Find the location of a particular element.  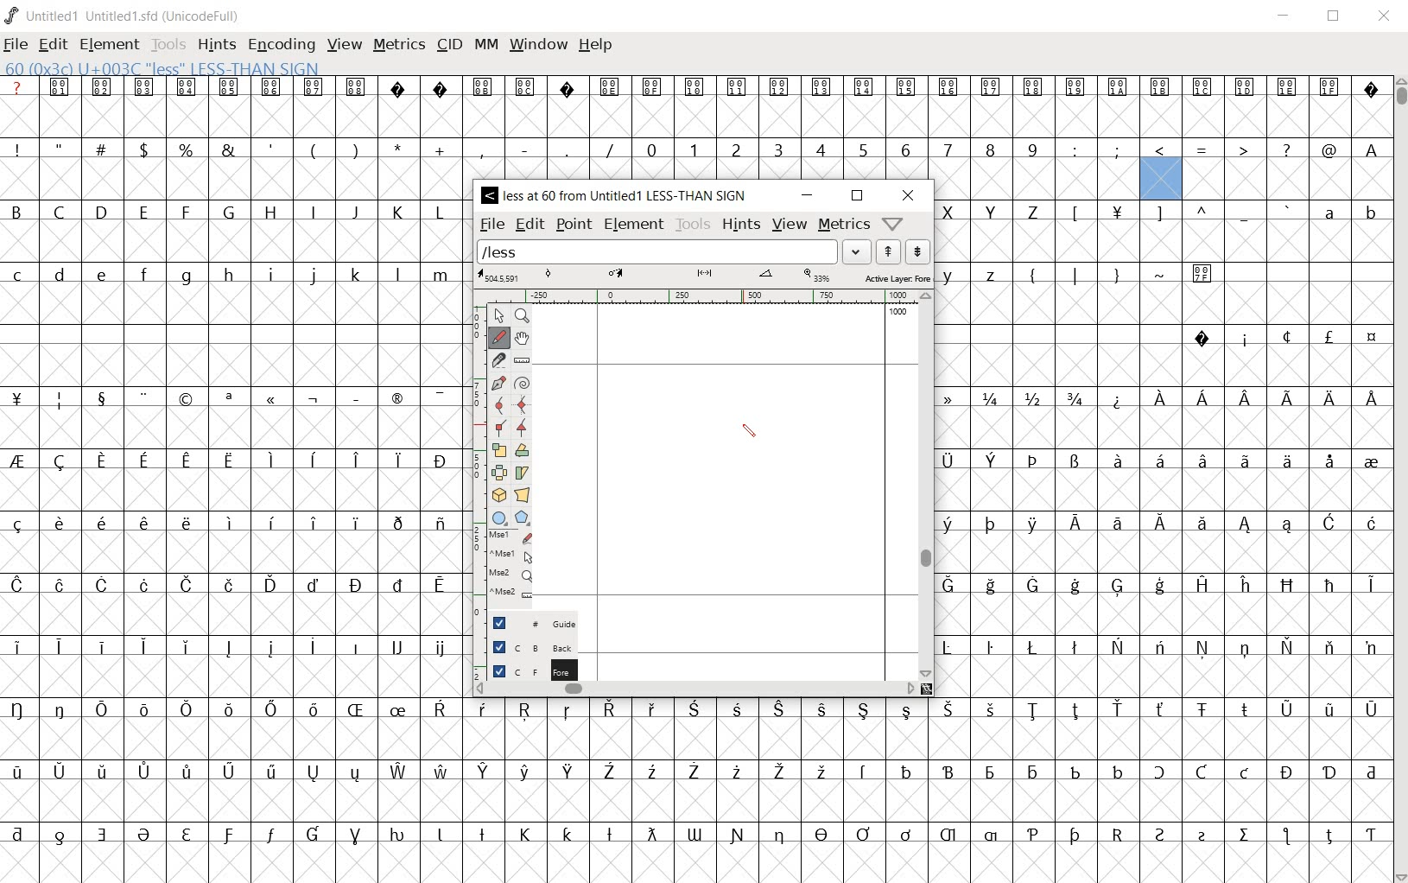

tools is located at coordinates (168, 43).